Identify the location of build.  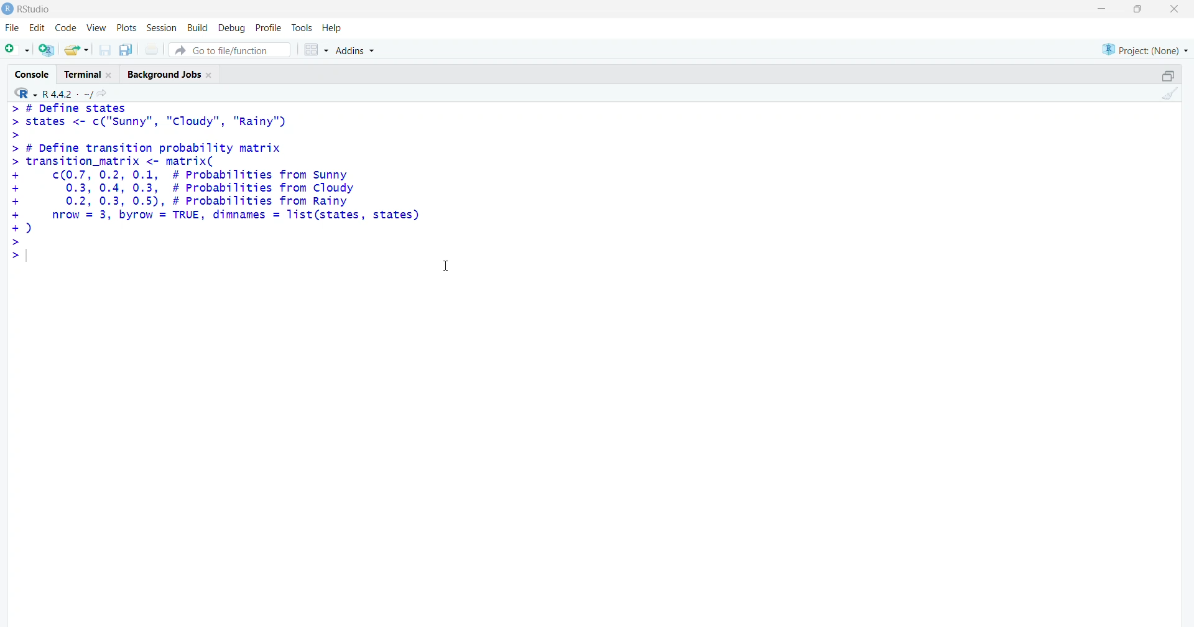
(197, 28).